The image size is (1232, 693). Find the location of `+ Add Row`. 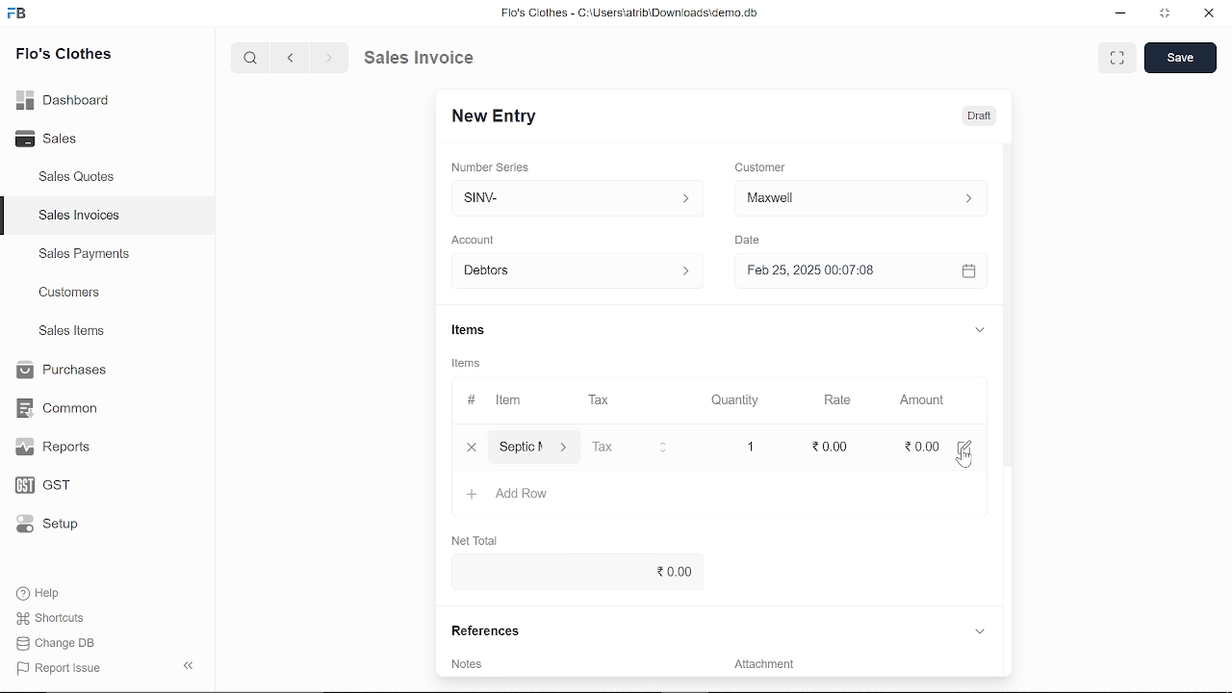

+ Add Row is located at coordinates (464, 495).